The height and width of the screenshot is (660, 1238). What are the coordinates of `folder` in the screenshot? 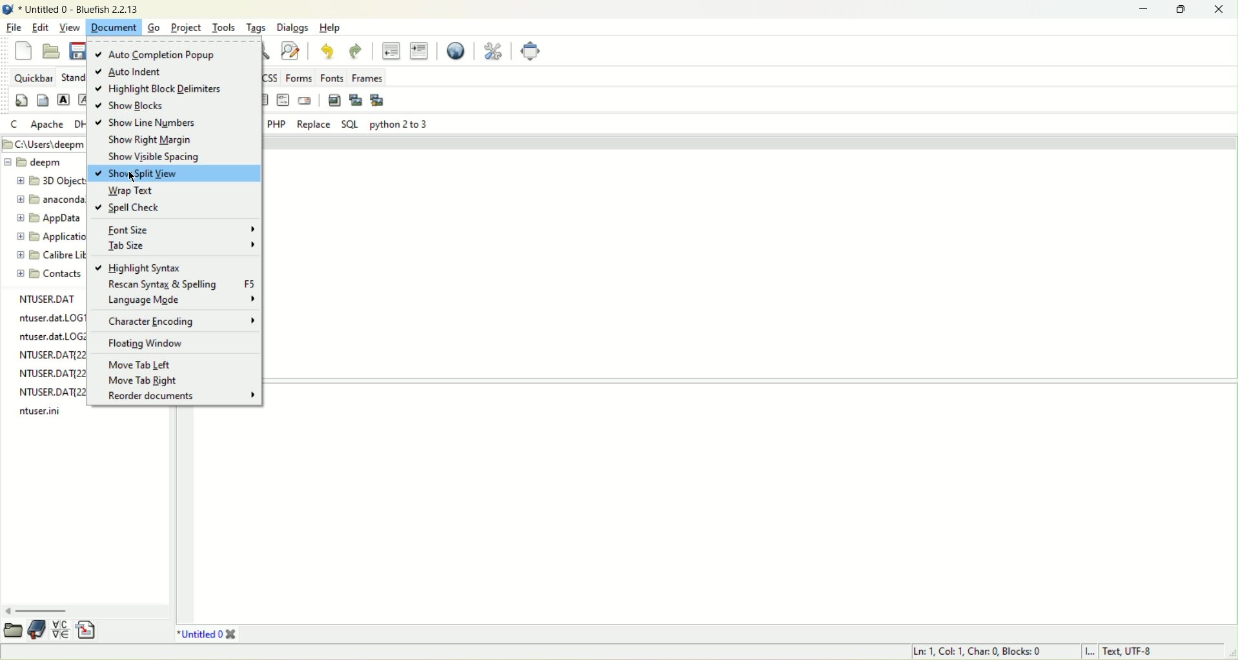 It's located at (36, 162).